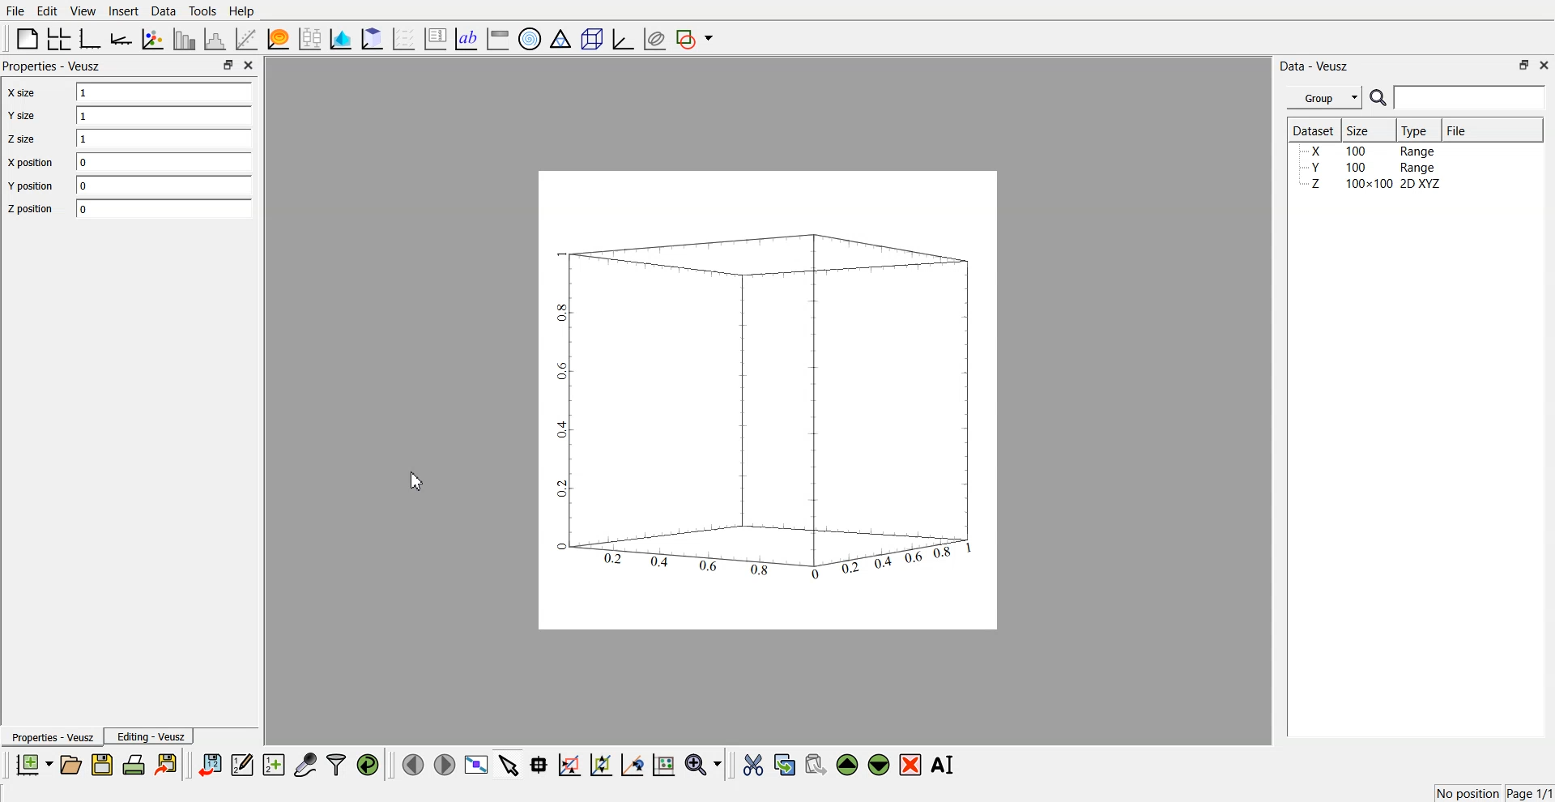  Describe the element at coordinates (498, 38) in the screenshot. I see `Image color bar` at that location.